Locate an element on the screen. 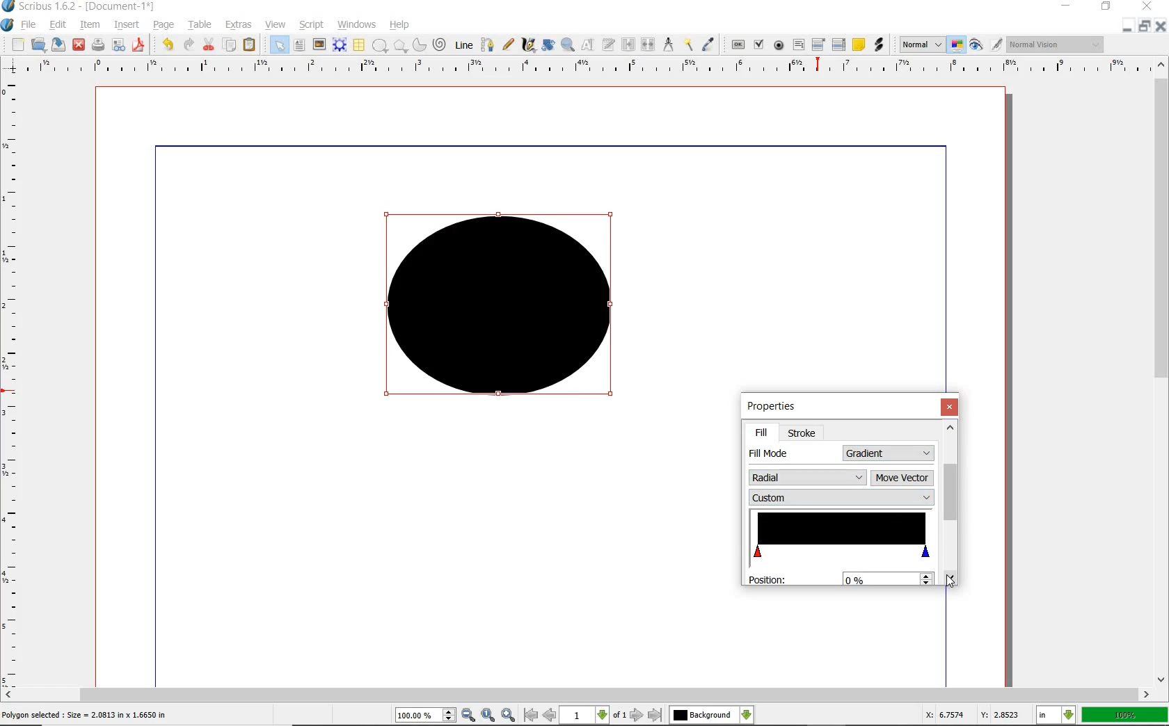  SAVE is located at coordinates (58, 45).